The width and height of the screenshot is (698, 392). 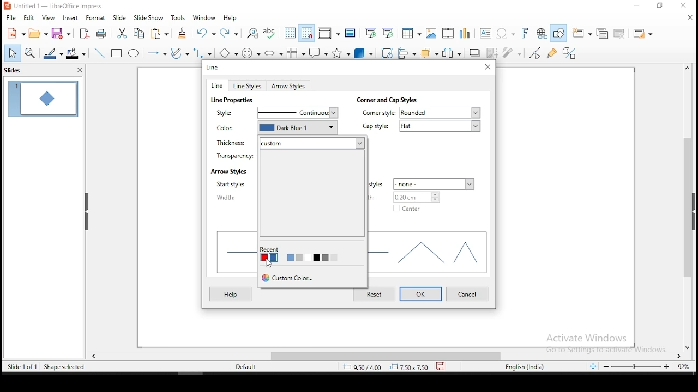 I want to click on save, so click(x=440, y=365).